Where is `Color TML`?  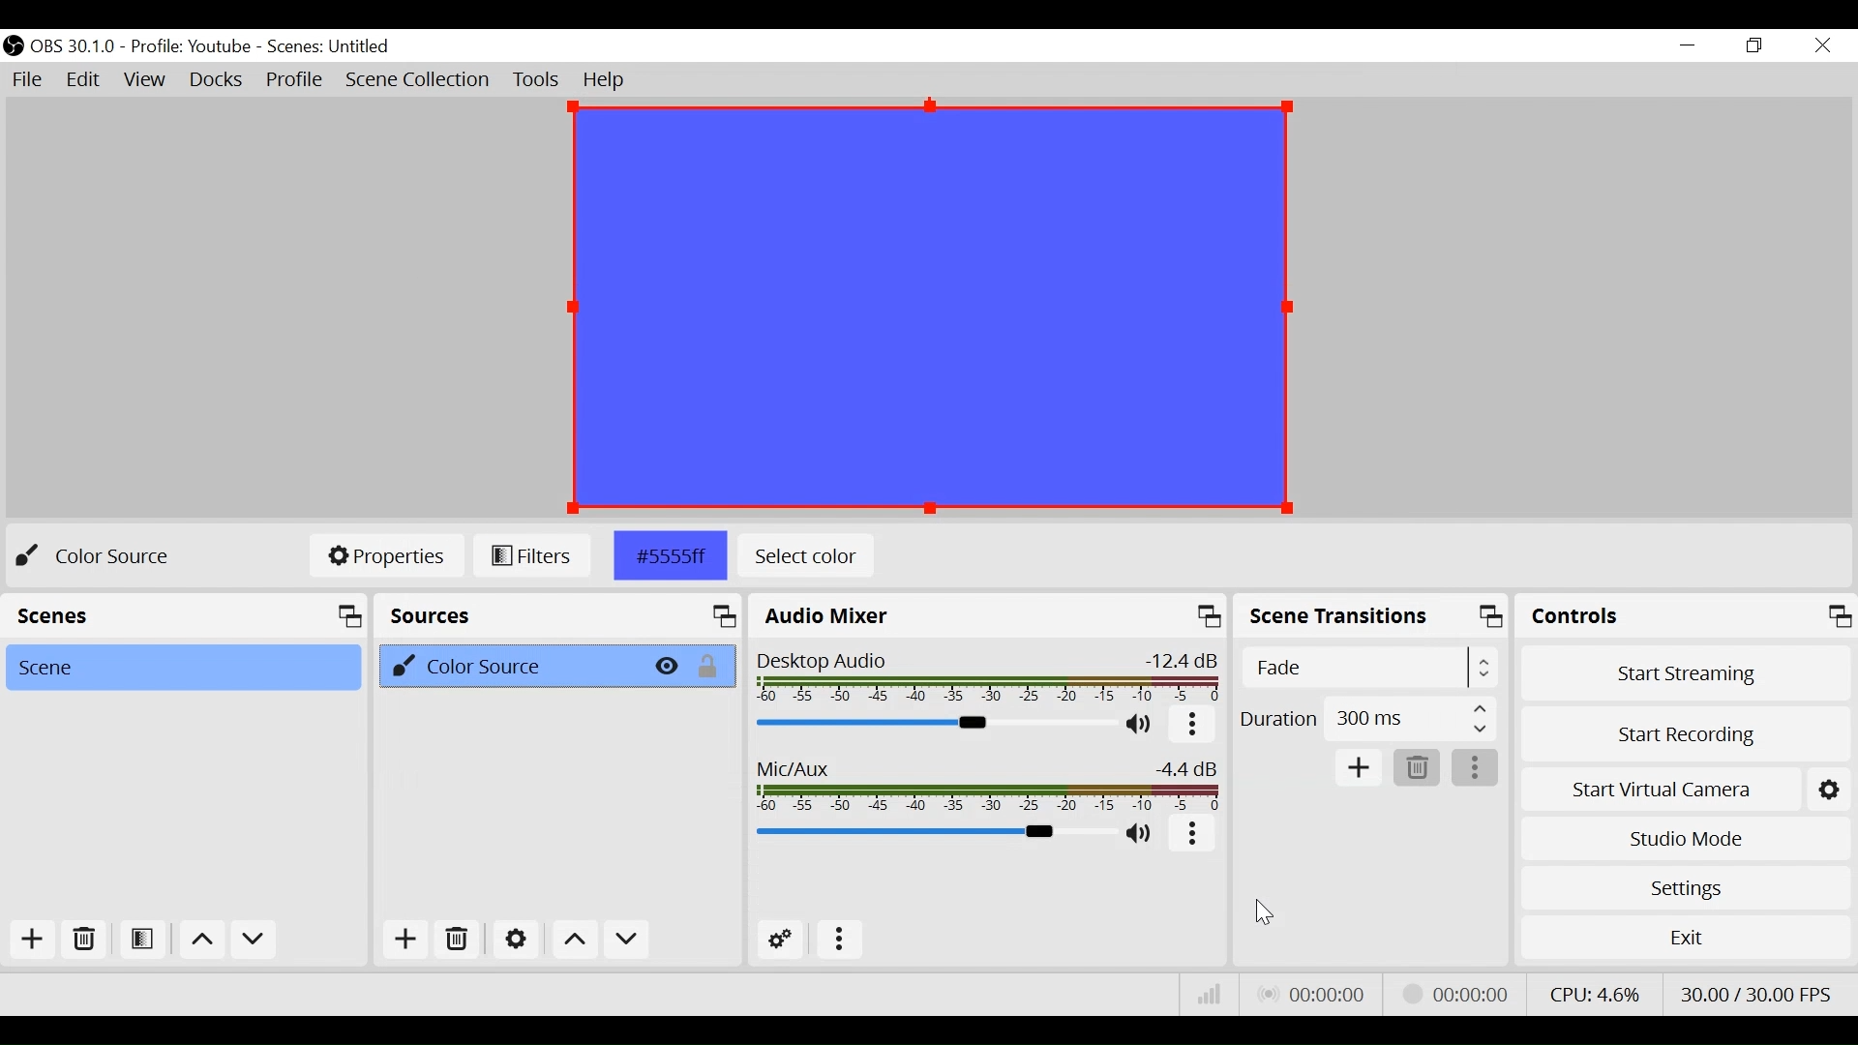 Color TML is located at coordinates (672, 553).